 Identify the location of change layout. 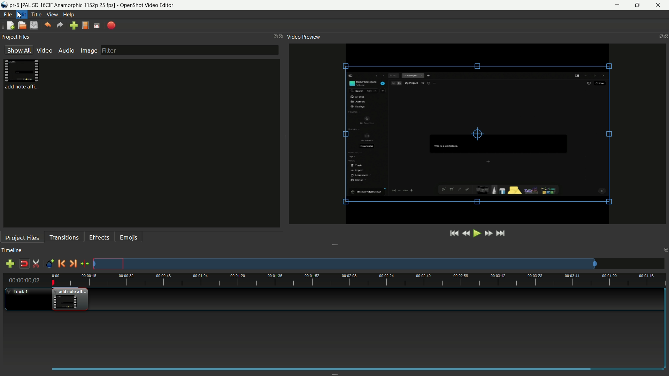
(659, 36).